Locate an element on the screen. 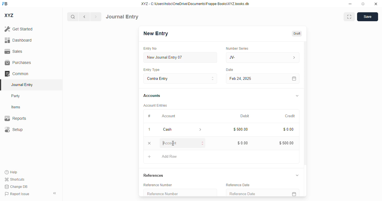 Image resolution: width=382 pixels, height=201 pixels. setup is located at coordinates (14, 129).